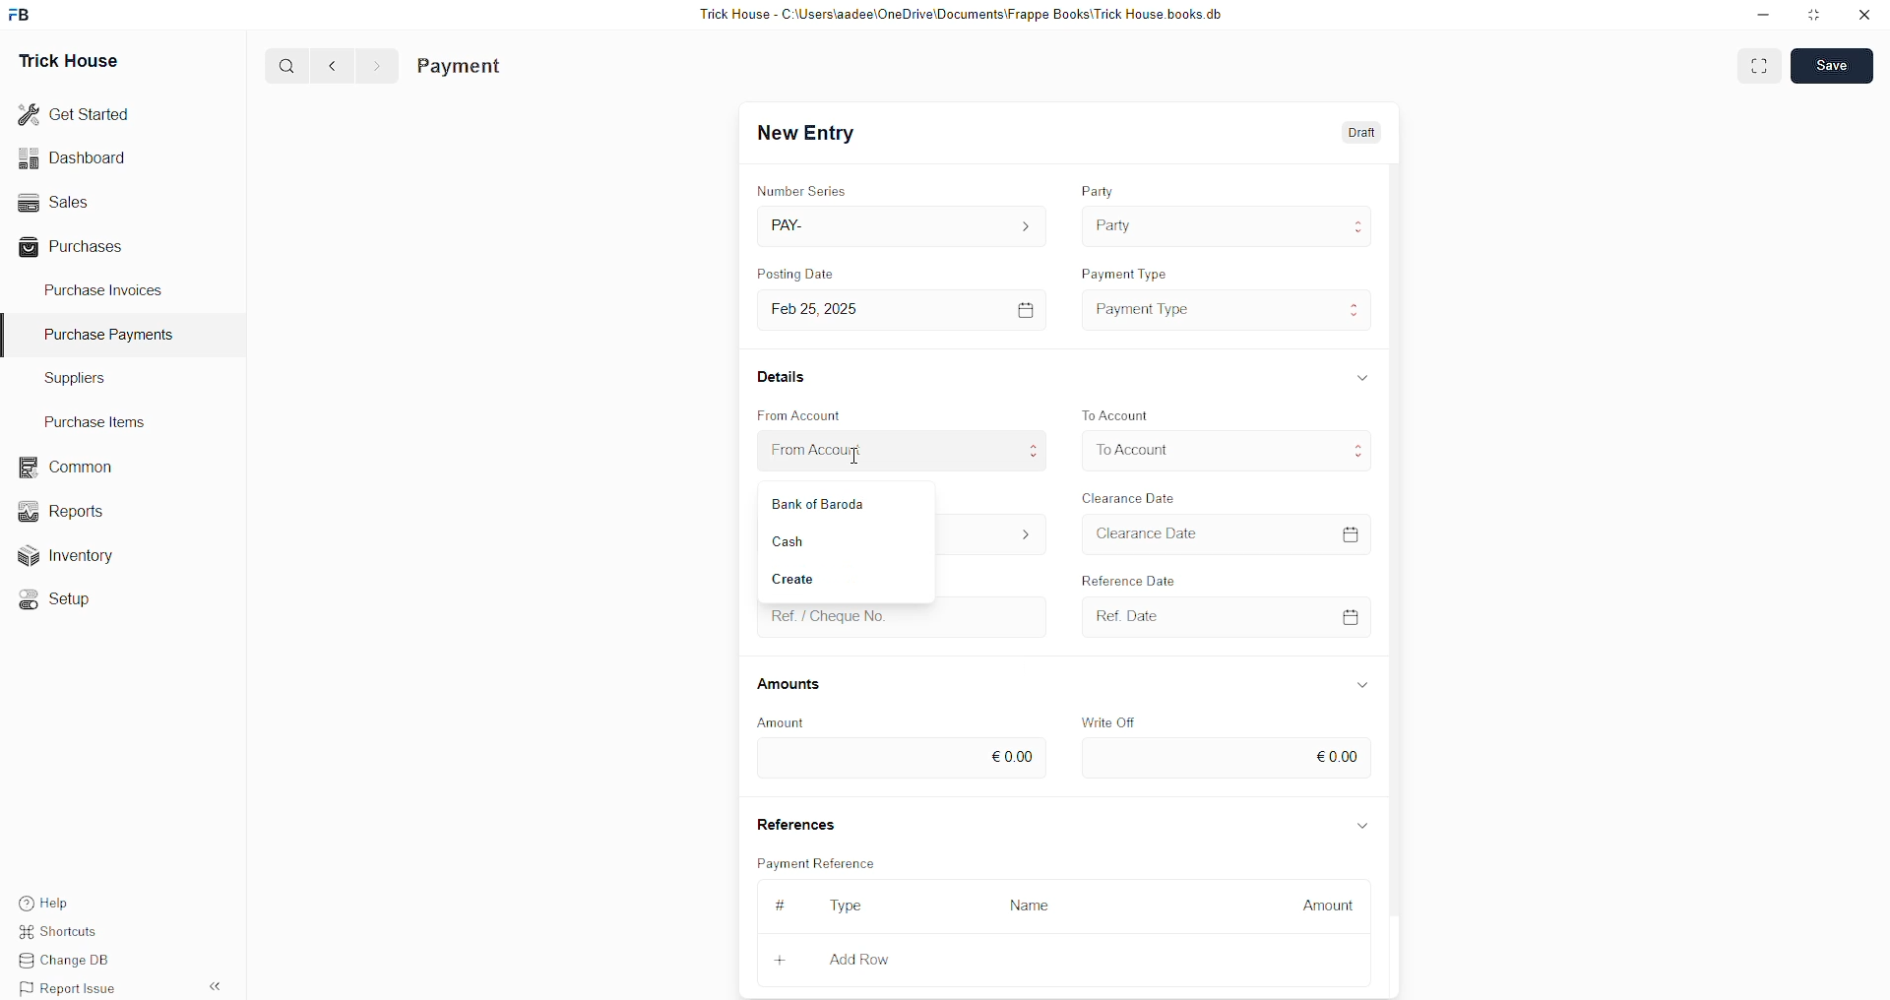  I want to click on common, so click(69, 468).